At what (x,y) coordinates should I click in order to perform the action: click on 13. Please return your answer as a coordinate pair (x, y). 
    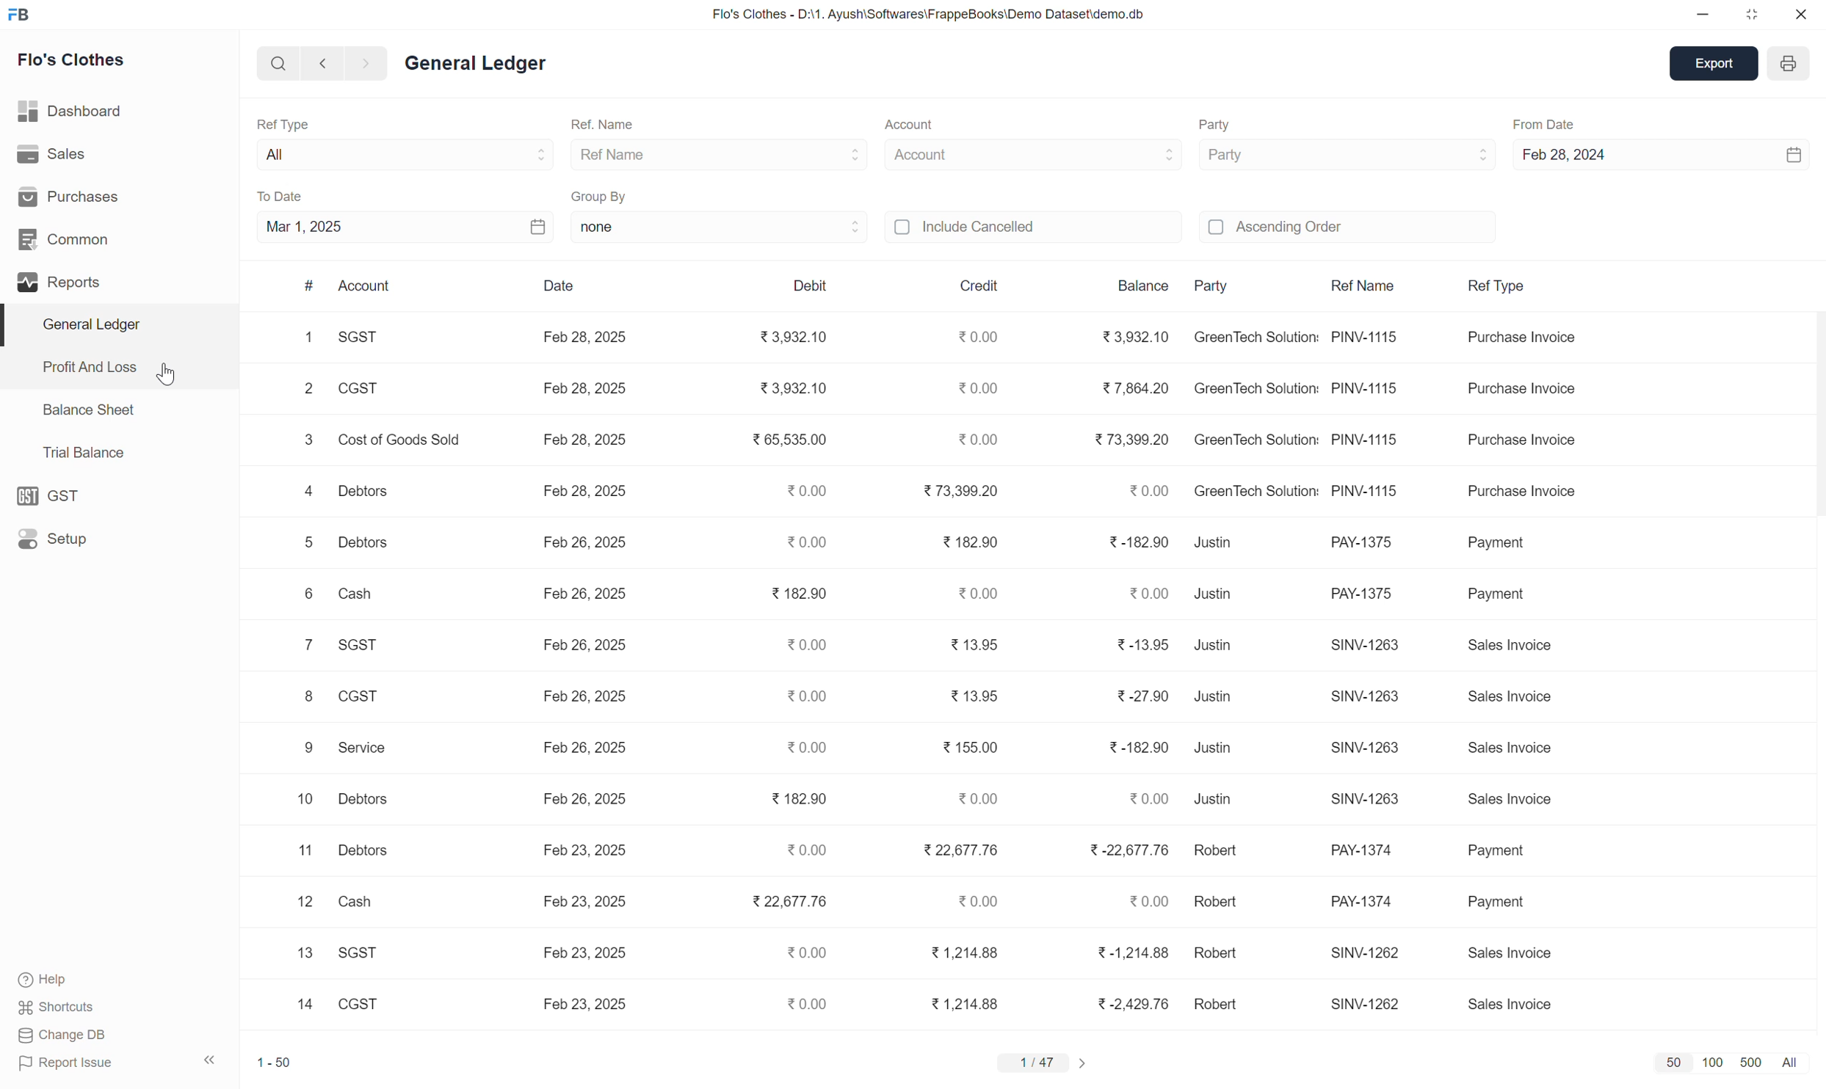
    Looking at the image, I should click on (300, 955).